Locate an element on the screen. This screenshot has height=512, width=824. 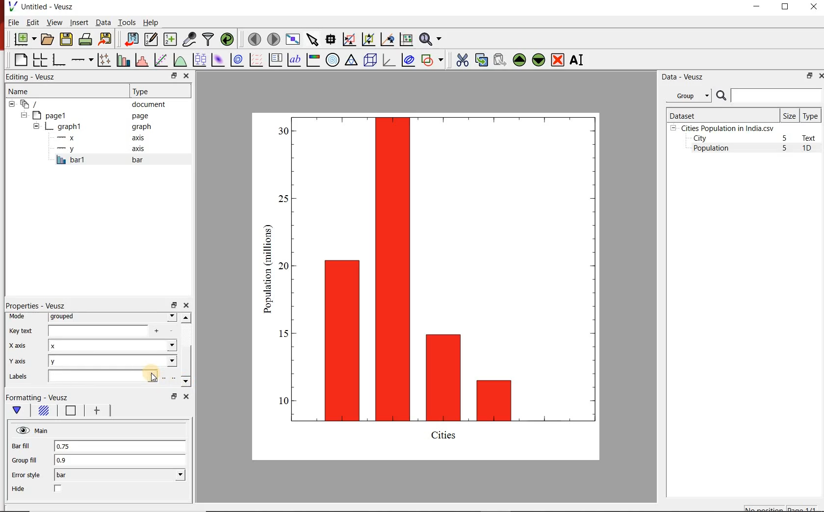
create new datasets using available options is located at coordinates (169, 39).